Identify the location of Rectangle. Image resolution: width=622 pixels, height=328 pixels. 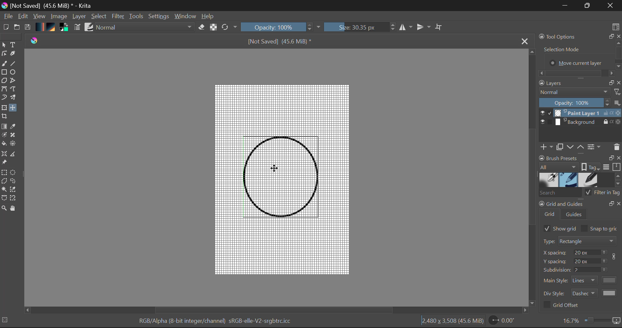
(4, 72).